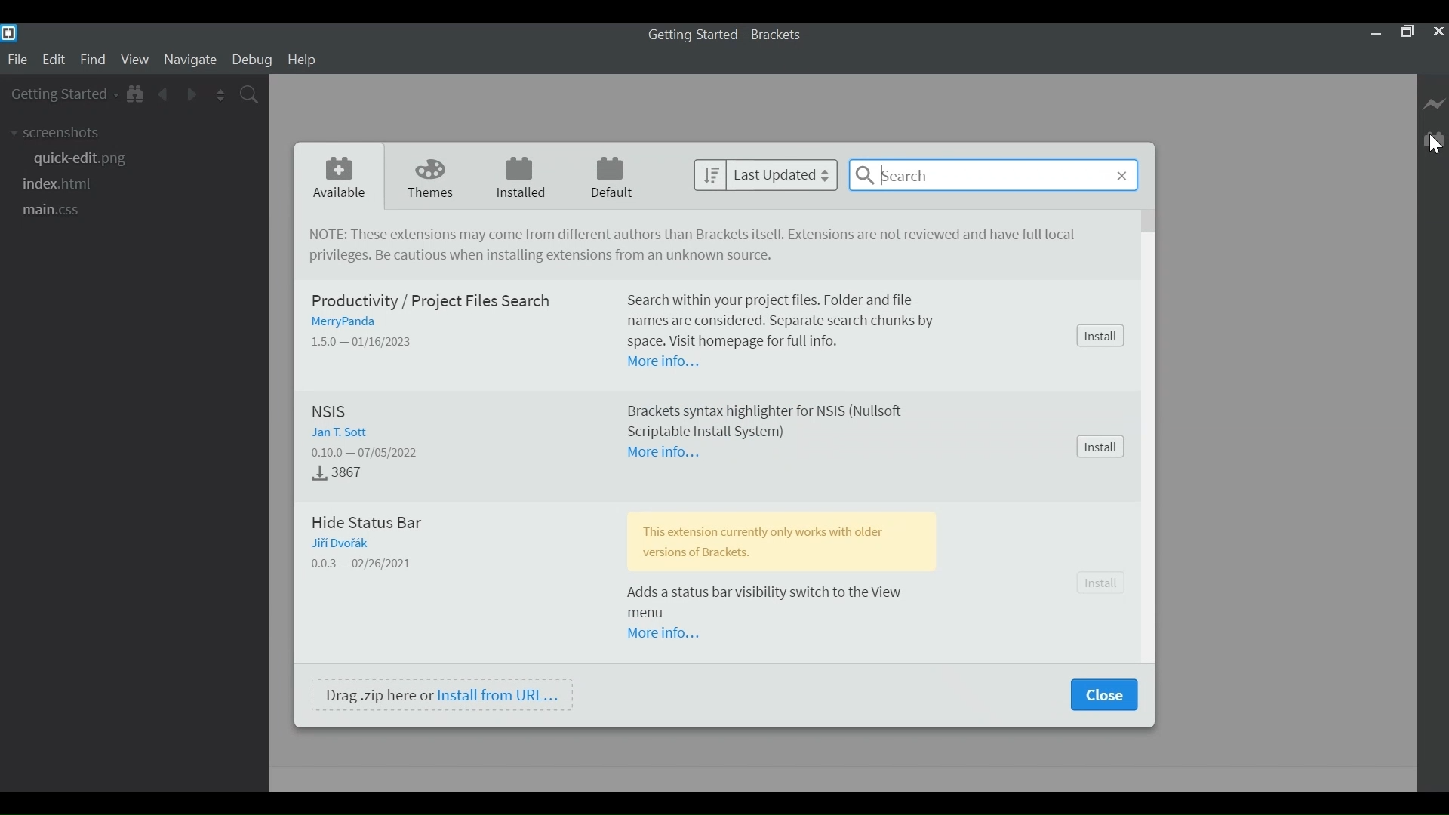 The height and width of the screenshot is (815, 1449). I want to click on Restore, so click(1407, 33).